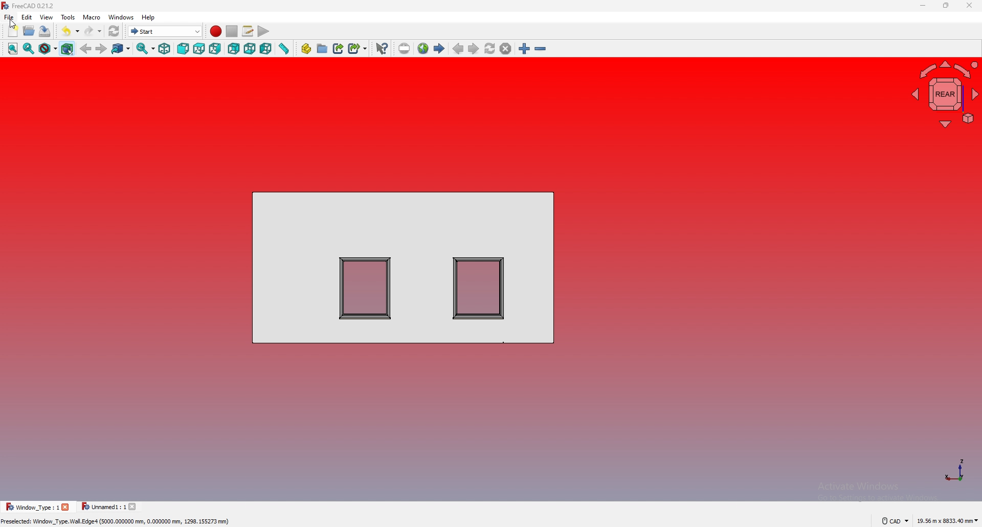 The image size is (982, 527). What do you see at coordinates (121, 49) in the screenshot?
I see `go to linked object` at bounding box center [121, 49].